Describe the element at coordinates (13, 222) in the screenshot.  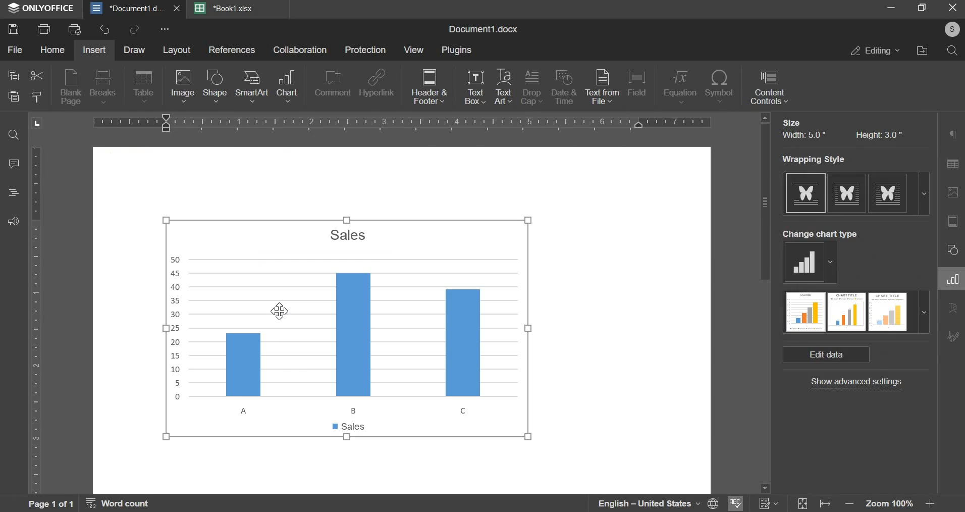
I see `feedback` at that location.